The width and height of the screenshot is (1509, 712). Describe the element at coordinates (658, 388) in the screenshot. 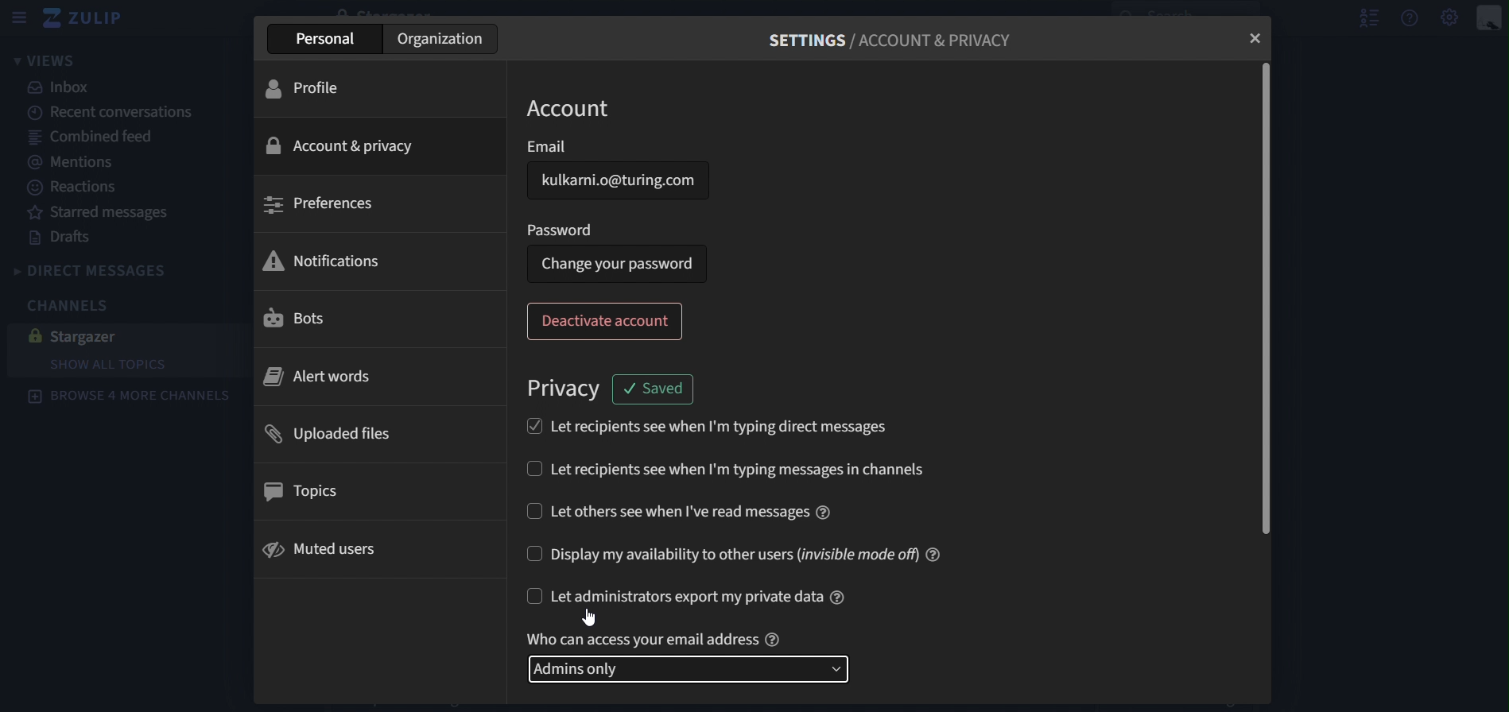

I see `saved` at that location.